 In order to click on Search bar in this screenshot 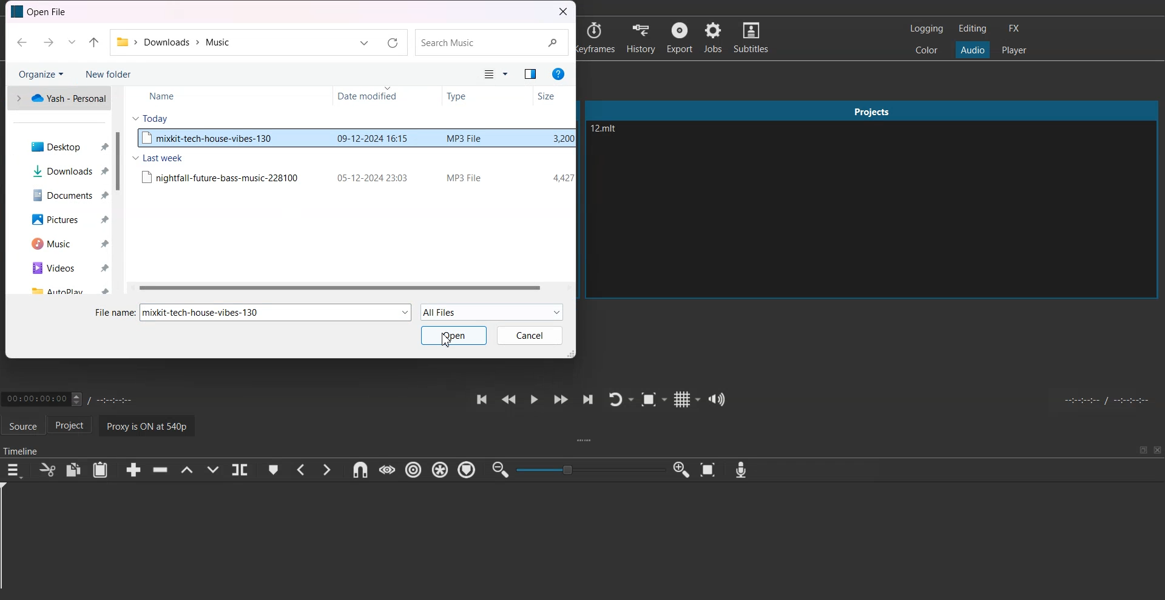, I will do `click(491, 43)`.